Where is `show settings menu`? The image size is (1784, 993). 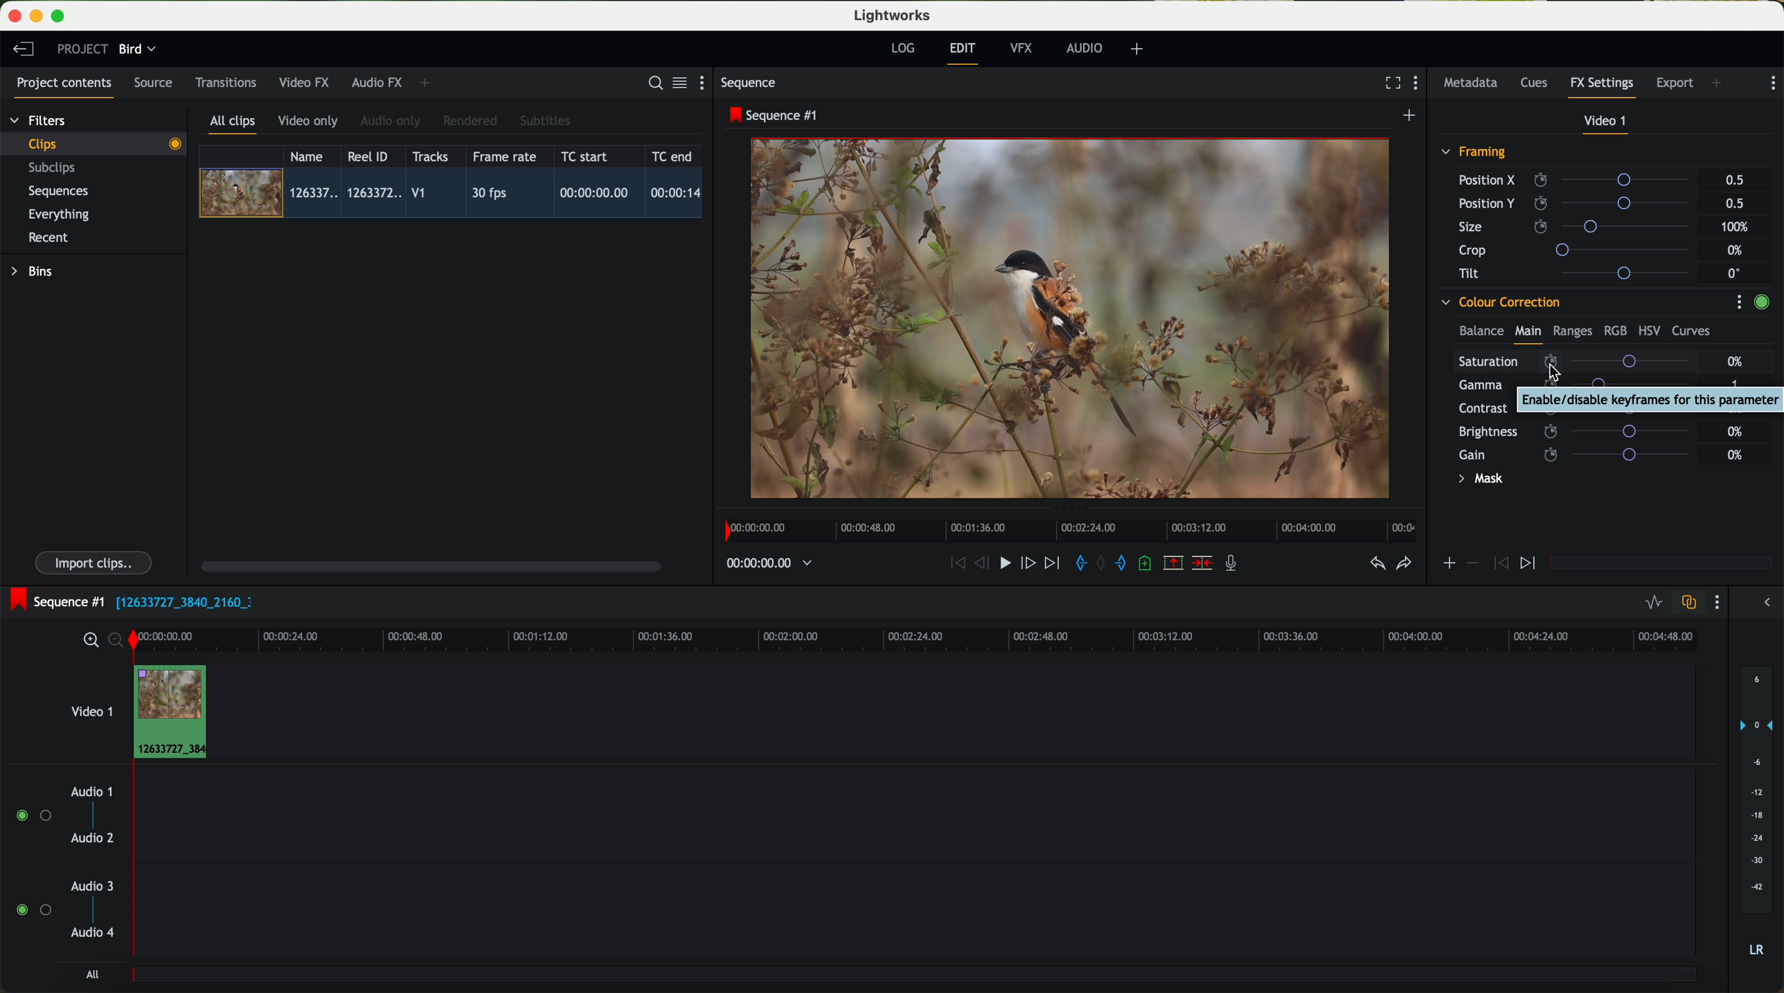 show settings menu is located at coordinates (1419, 84).